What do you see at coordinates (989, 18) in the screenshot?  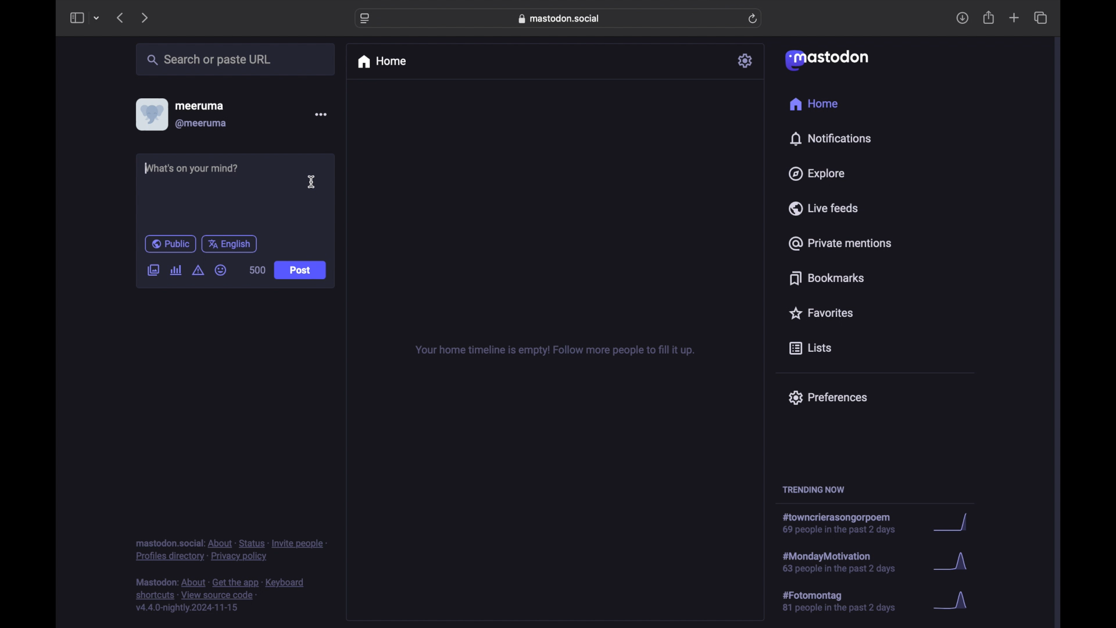 I see `share` at bounding box center [989, 18].